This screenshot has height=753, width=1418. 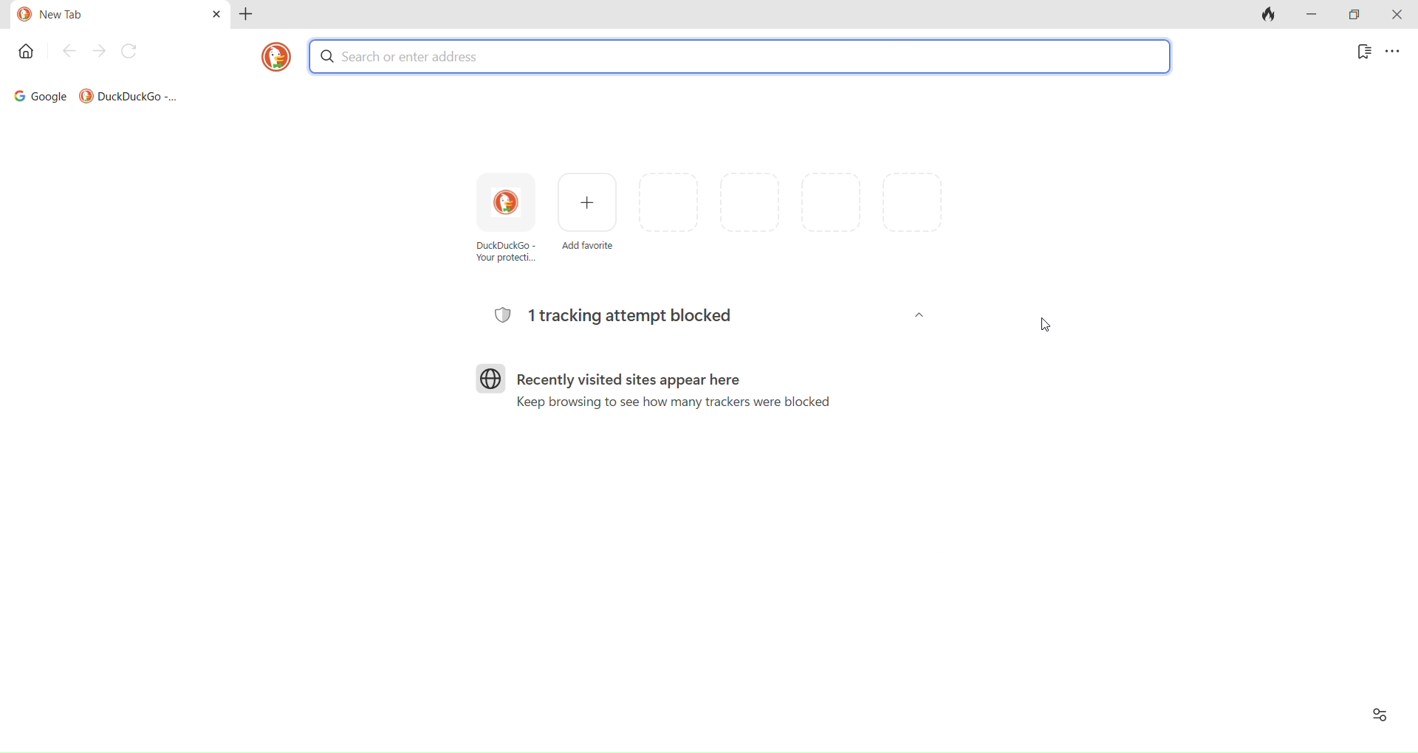 What do you see at coordinates (1396, 16) in the screenshot?
I see `close` at bounding box center [1396, 16].